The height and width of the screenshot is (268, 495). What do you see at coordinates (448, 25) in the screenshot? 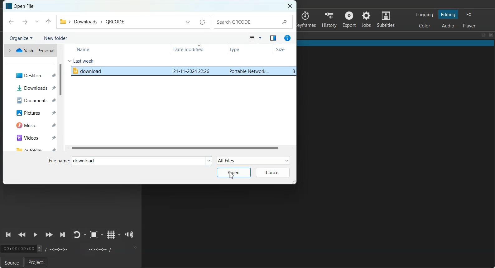
I see `Switching to Audio Layout` at bounding box center [448, 25].